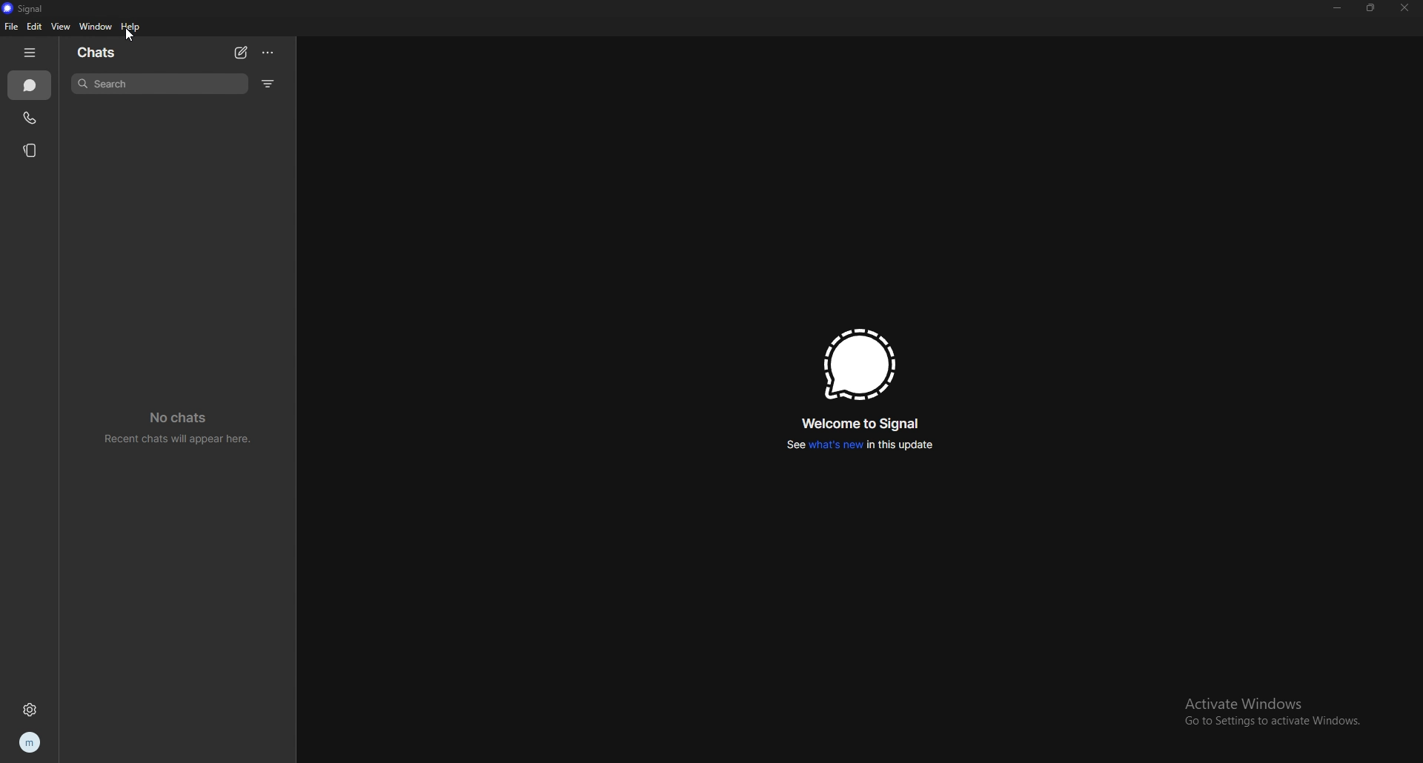  What do you see at coordinates (96, 53) in the screenshot?
I see `chats` at bounding box center [96, 53].